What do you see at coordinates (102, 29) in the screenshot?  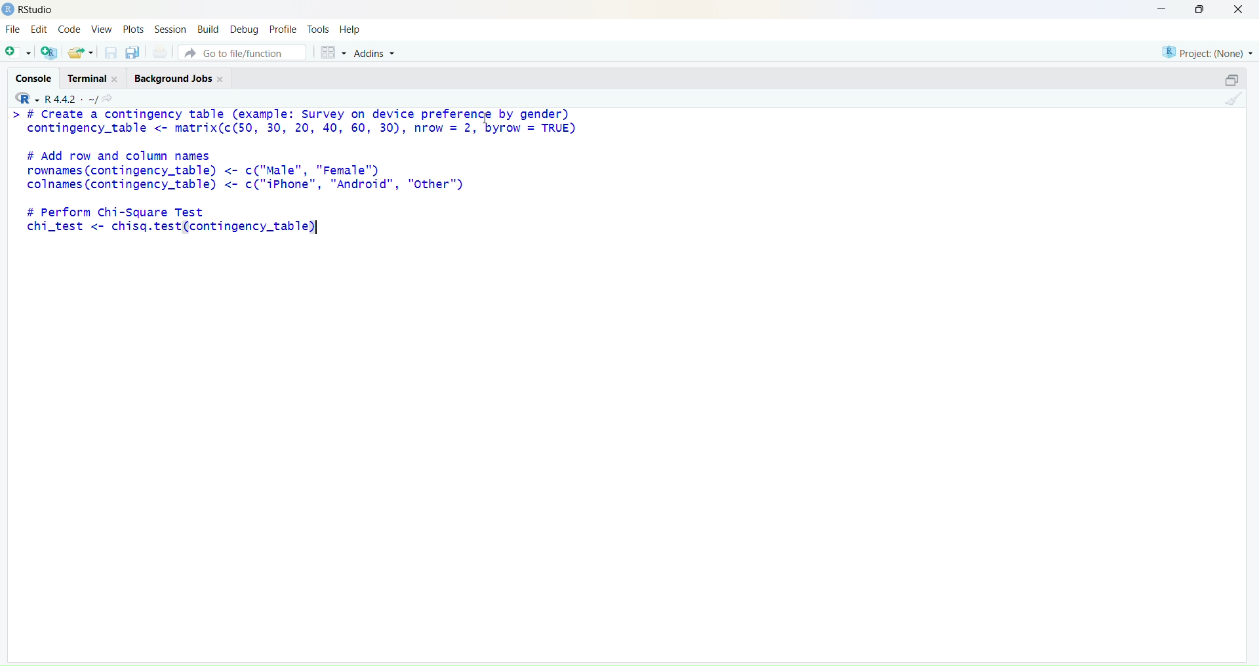 I see `View` at bounding box center [102, 29].